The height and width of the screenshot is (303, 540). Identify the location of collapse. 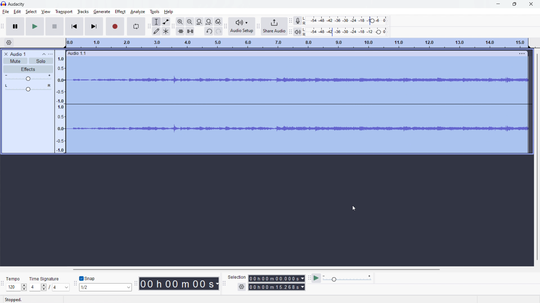
(43, 54).